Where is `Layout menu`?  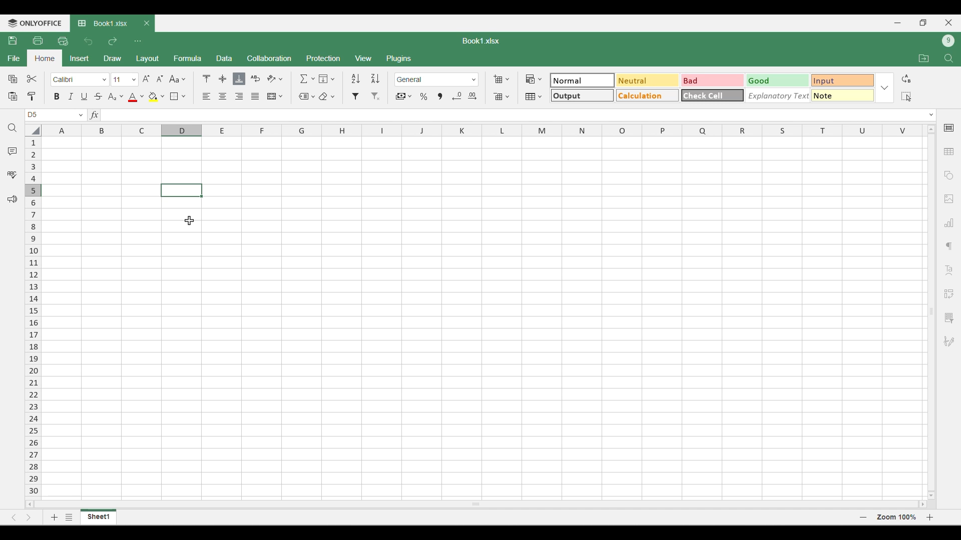 Layout menu is located at coordinates (148, 59).